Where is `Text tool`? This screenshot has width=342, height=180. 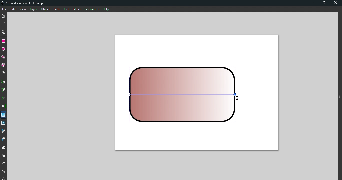
Text tool is located at coordinates (4, 106).